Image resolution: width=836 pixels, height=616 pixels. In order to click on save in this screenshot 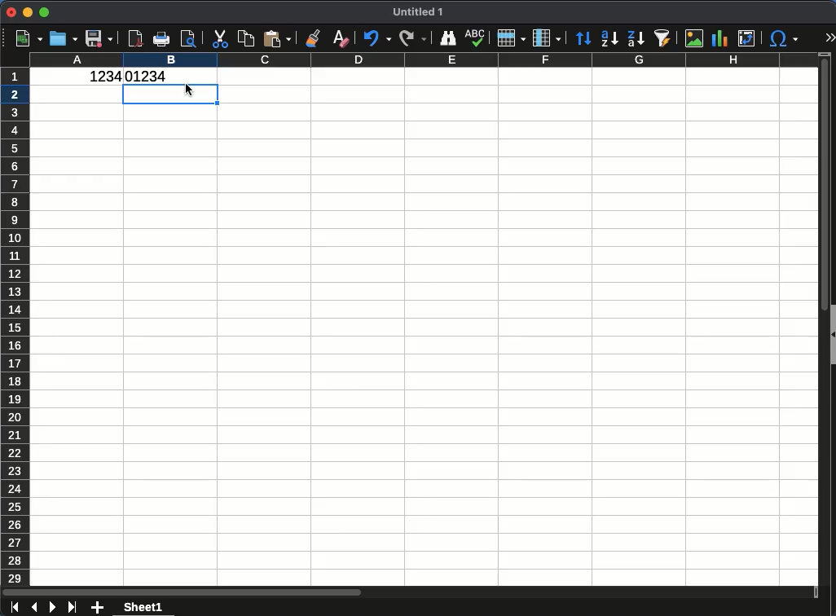, I will do `click(99, 38)`.